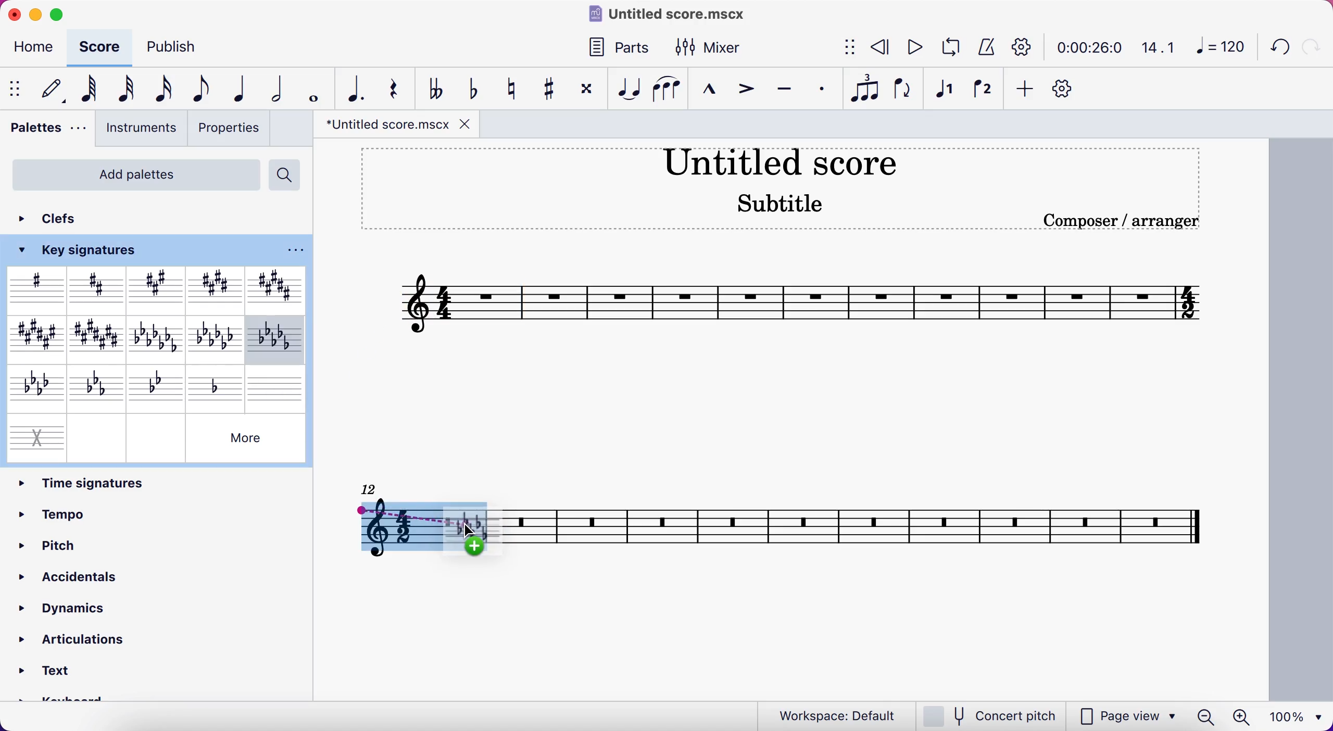 The image size is (1333, 731). I want to click on D major, so click(96, 288).